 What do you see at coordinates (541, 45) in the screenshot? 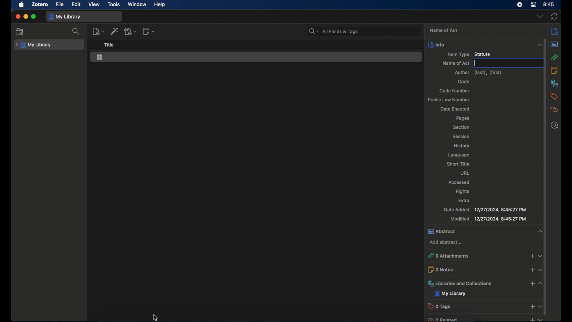
I see `collapse` at bounding box center [541, 45].